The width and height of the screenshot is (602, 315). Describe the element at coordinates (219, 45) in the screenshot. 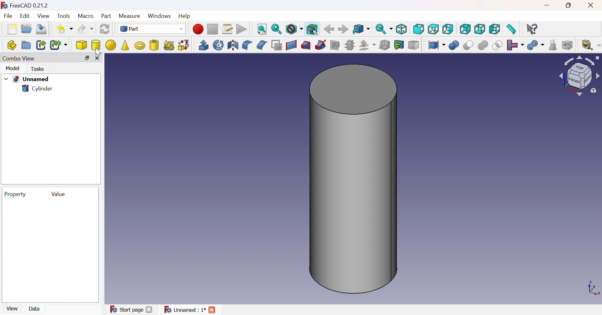

I see `Revolve` at that location.